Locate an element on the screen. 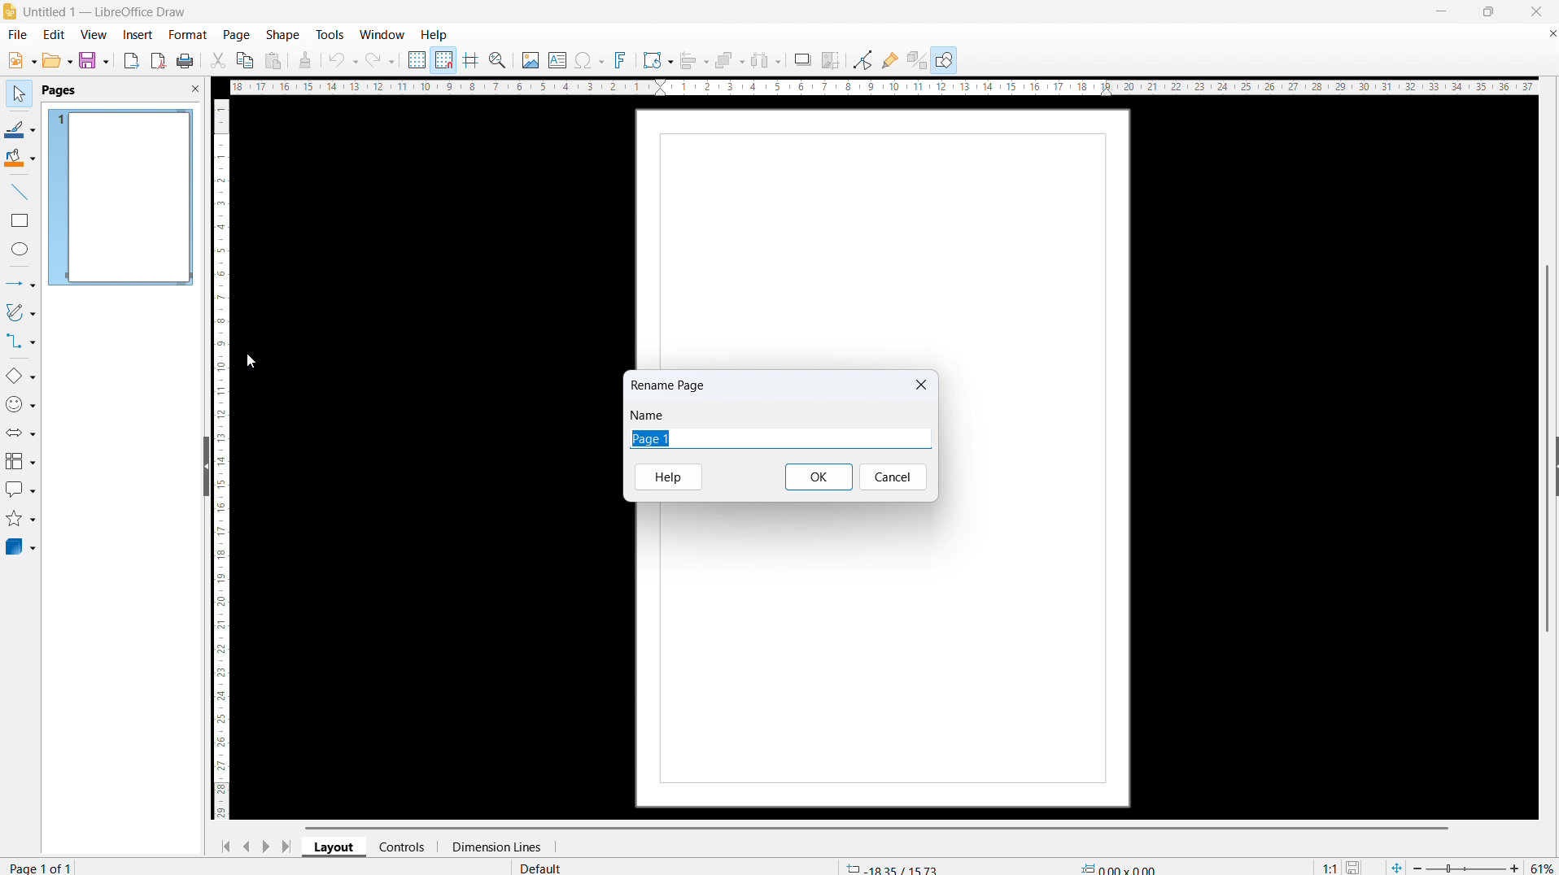  connectors is located at coordinates (20, 342).